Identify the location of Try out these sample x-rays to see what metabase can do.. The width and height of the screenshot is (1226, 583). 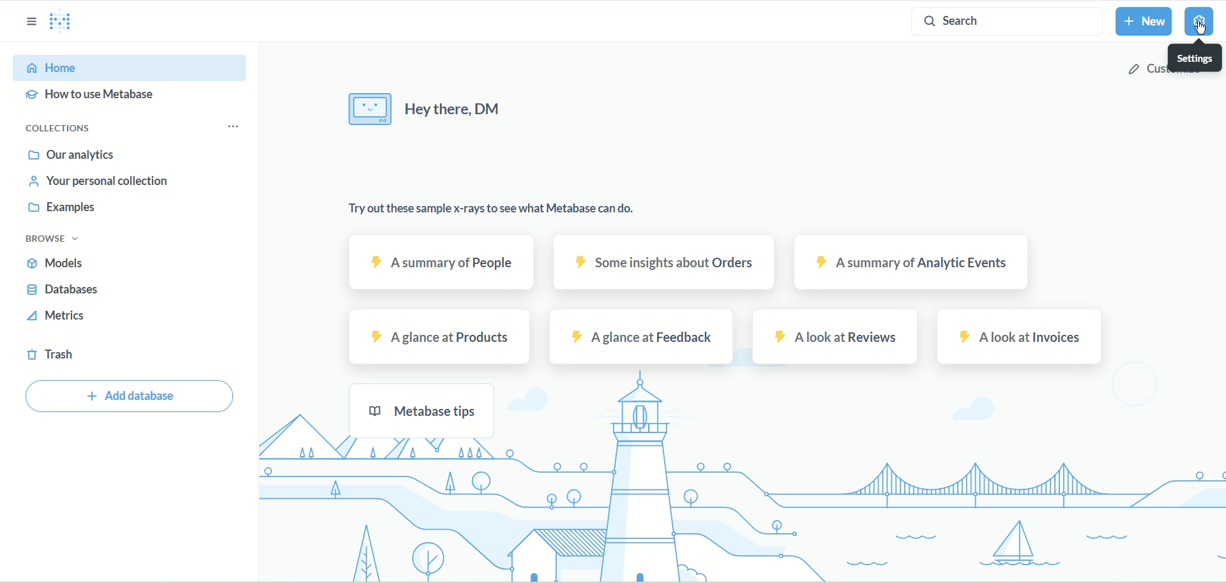
(496, 209).